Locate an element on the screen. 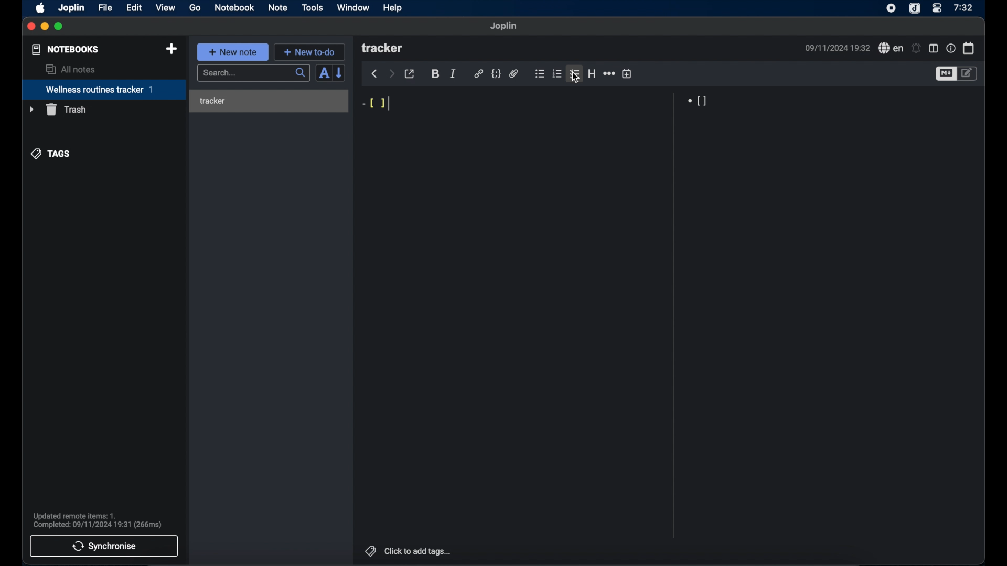  control center is located at coordinates (937, 8).